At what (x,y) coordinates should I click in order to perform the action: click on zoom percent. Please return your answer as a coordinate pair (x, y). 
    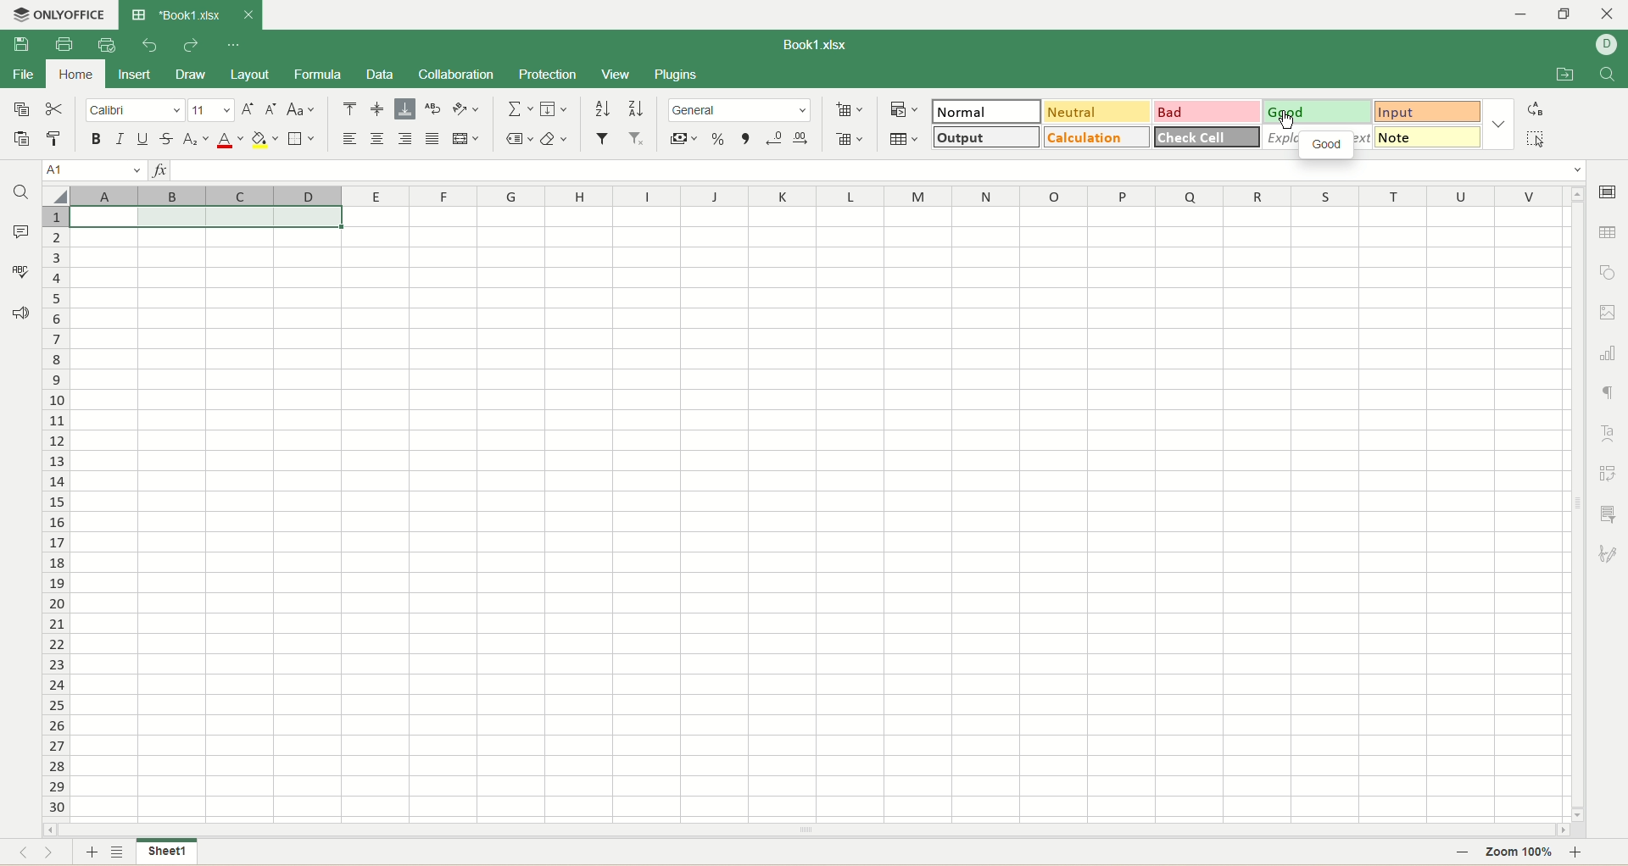
    Looking at the image, I should click on (1520, 853).